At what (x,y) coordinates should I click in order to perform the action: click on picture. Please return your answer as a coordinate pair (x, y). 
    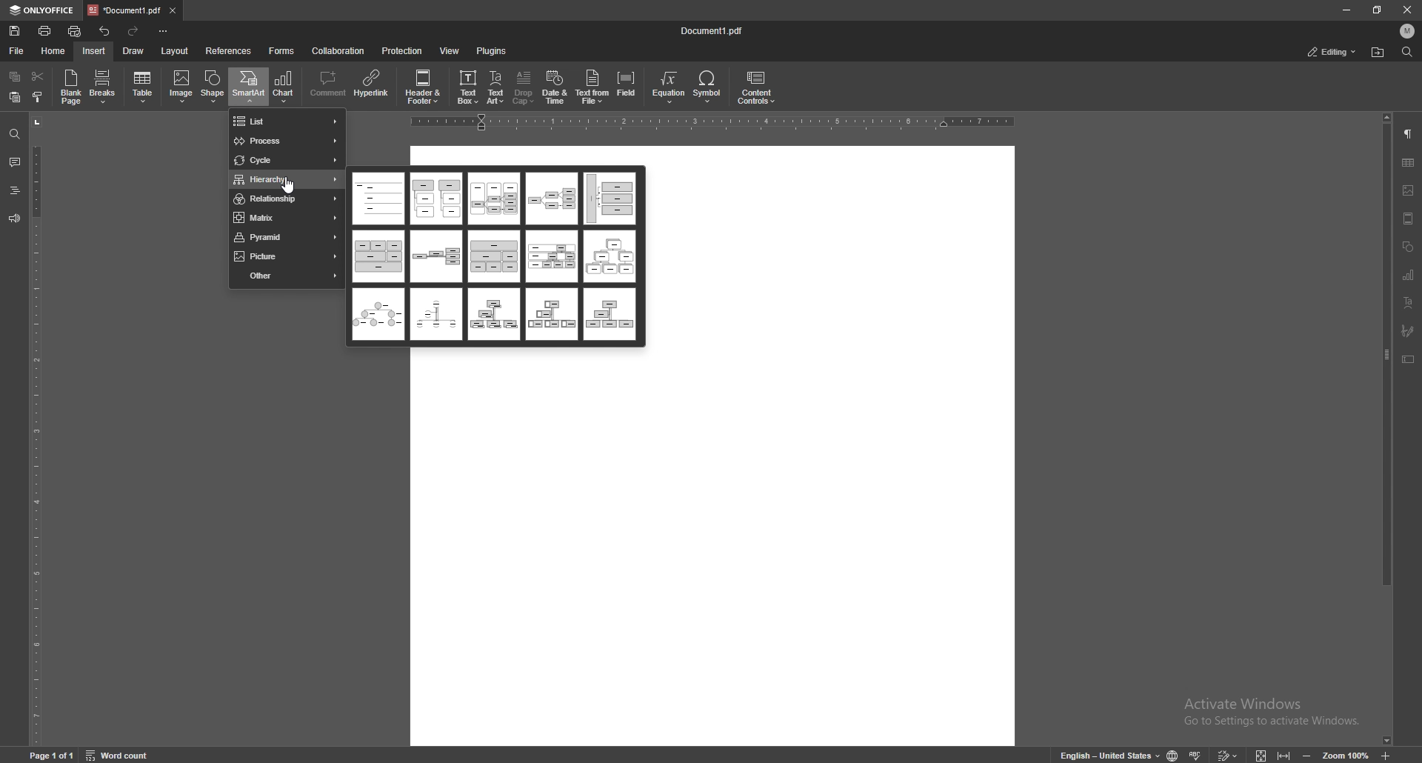
    Looking at the image, I should click on (287, 256).